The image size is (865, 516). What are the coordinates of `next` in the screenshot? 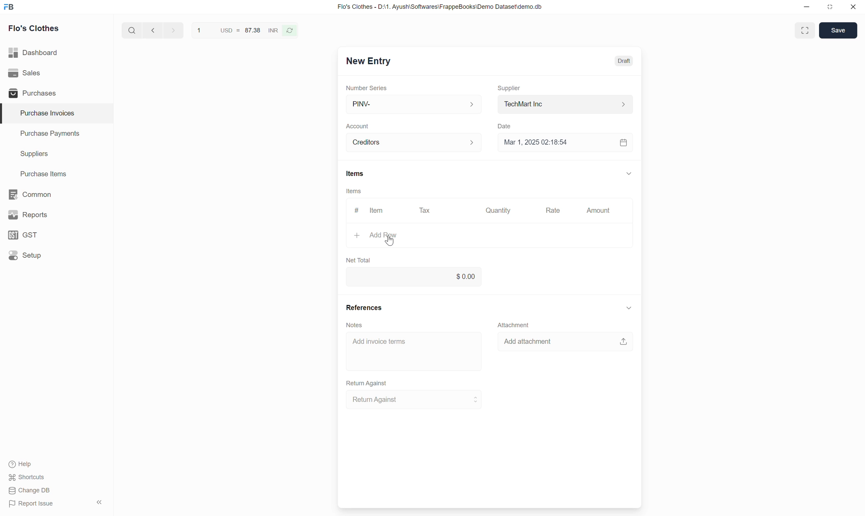 It's located at (174, 30).